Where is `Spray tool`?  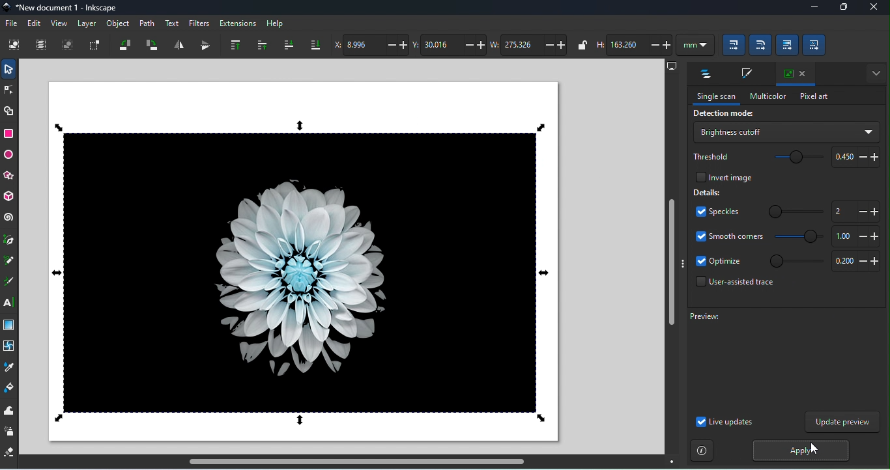 Spray tool is located at coordinates (10, 432).